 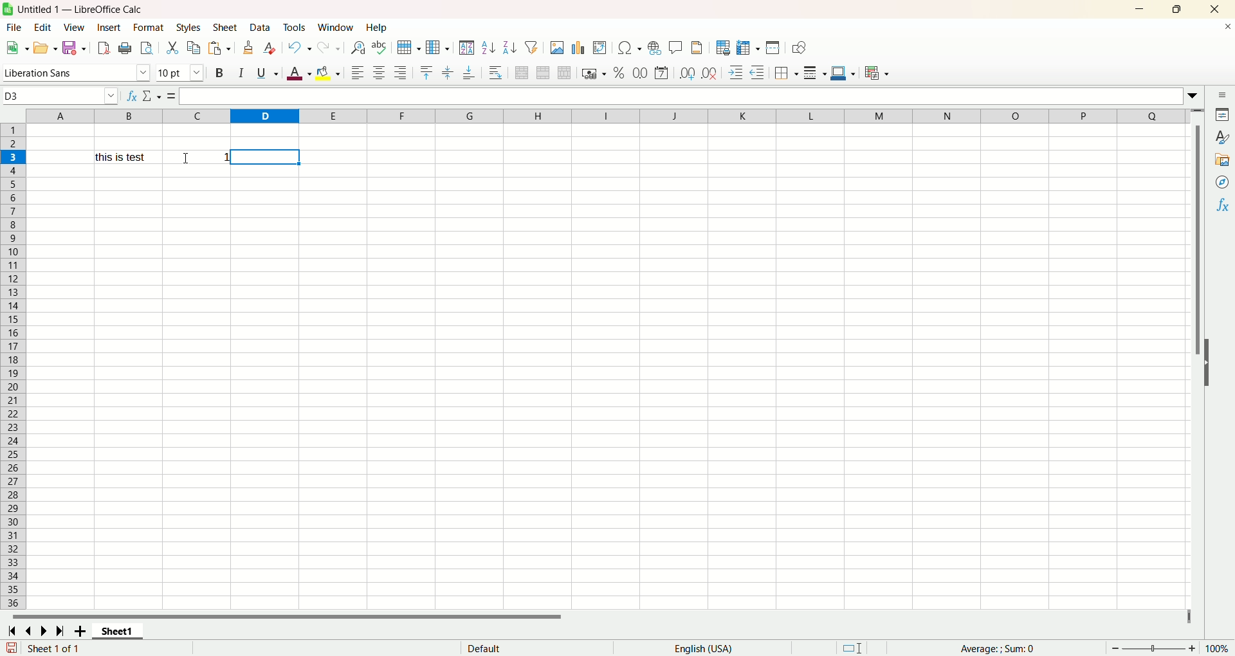 I want to click on borders, so click(x=787, y=71).